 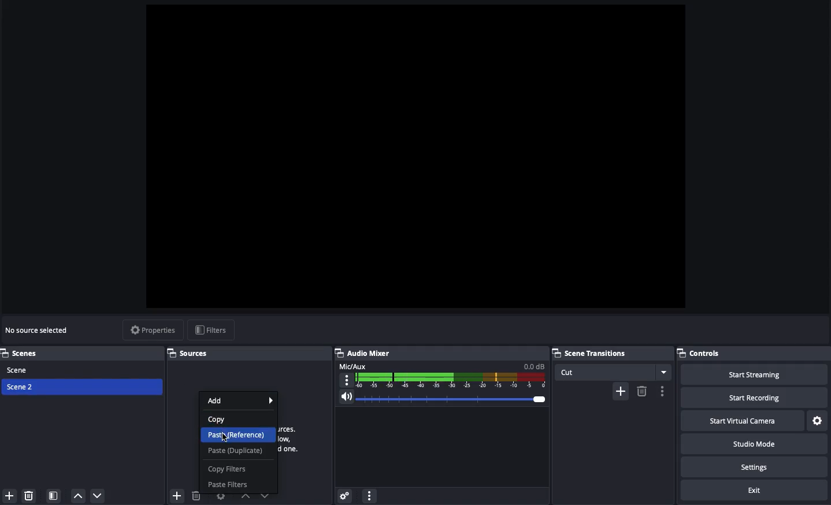 What do you see at coordinates (225, 436) in the screenshot?
I see `cursor` at bounding box center [225, 436].